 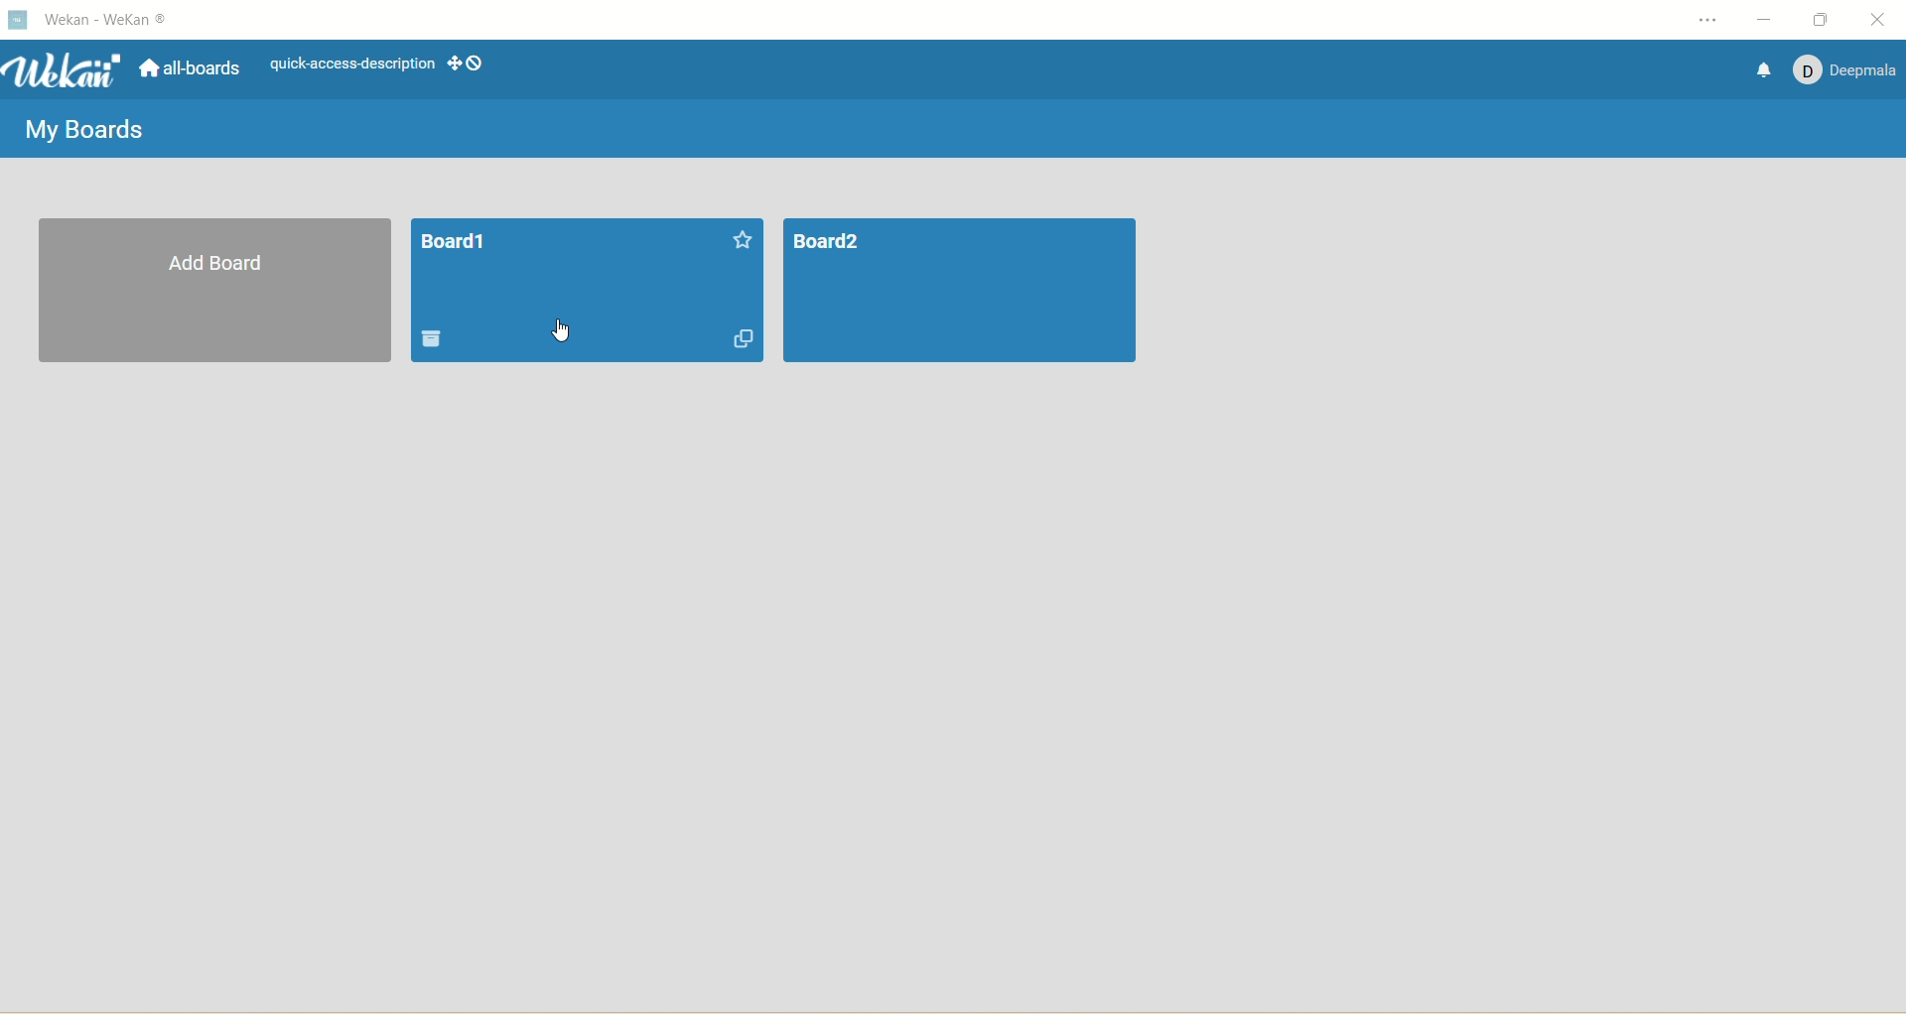 What do you see at coordinates (1842, 65) in the screenshot?
I see `account` at bounding box center [1842, 65].